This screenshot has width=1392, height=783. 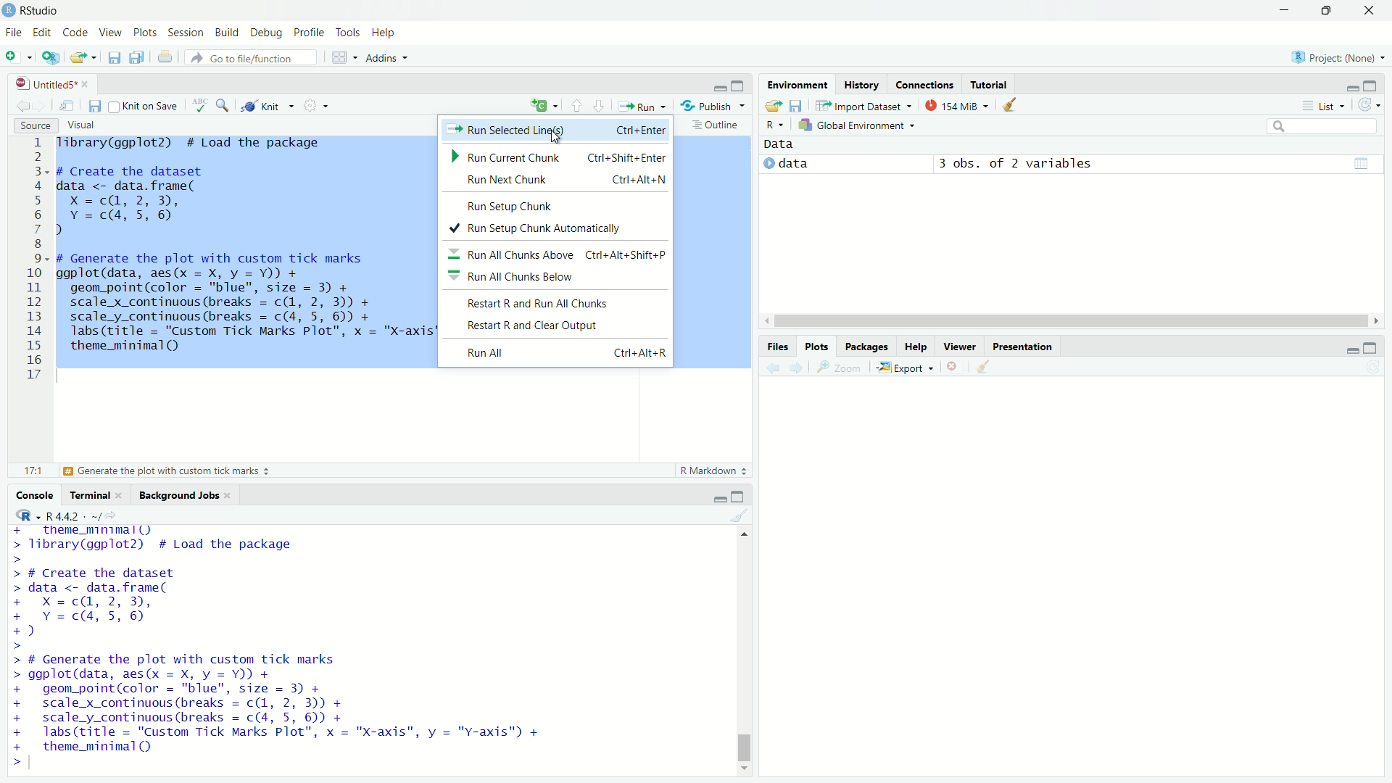 What do you see at coordinates (1361, 162) in the screenshot?
I see `table` at bounding box center [1361, 162].